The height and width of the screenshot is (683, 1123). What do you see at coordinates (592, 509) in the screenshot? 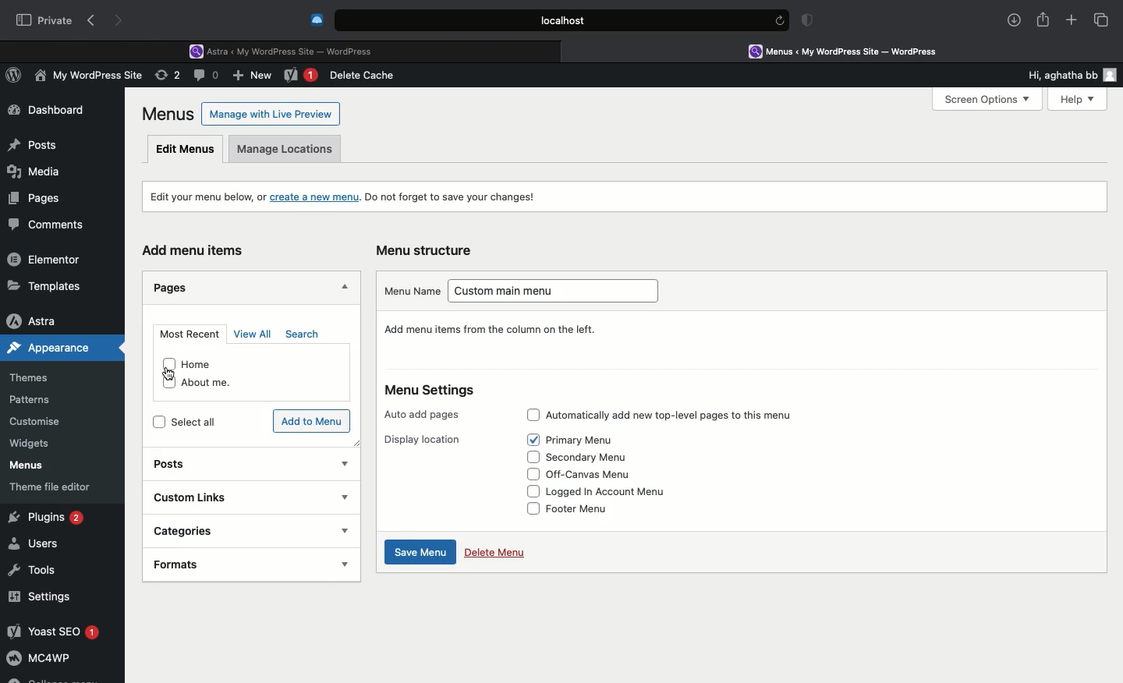
I see `Footer menu` at bounding box center [592, 509].